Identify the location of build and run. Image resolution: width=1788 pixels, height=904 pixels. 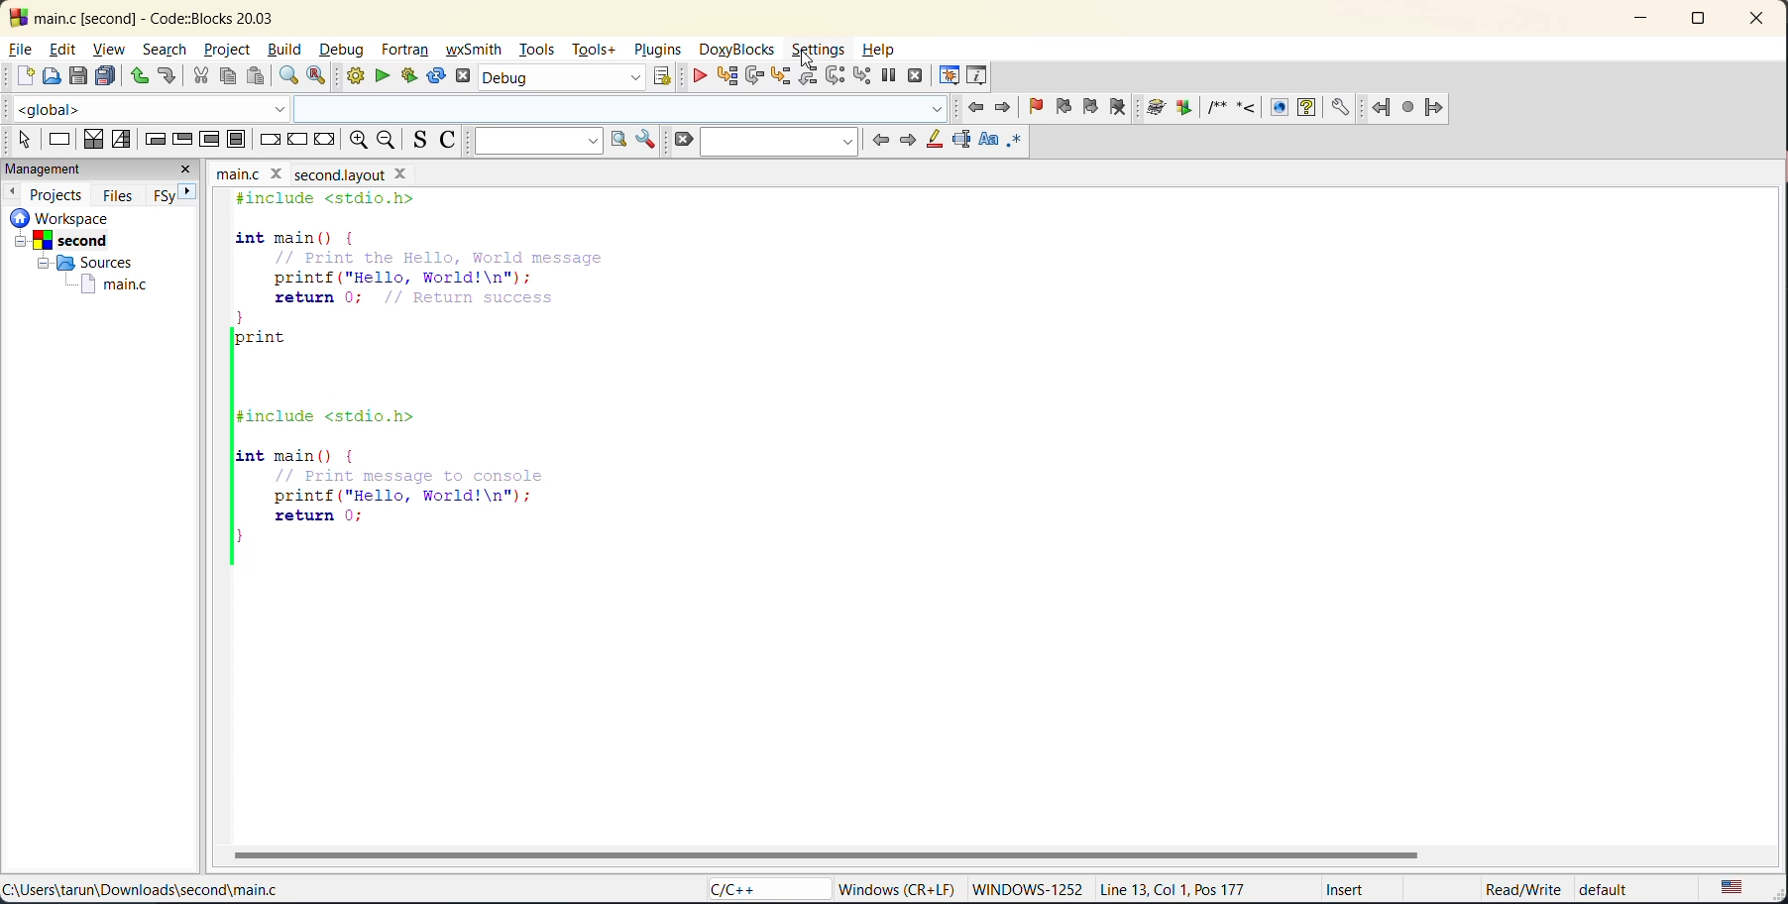
(416, 75).